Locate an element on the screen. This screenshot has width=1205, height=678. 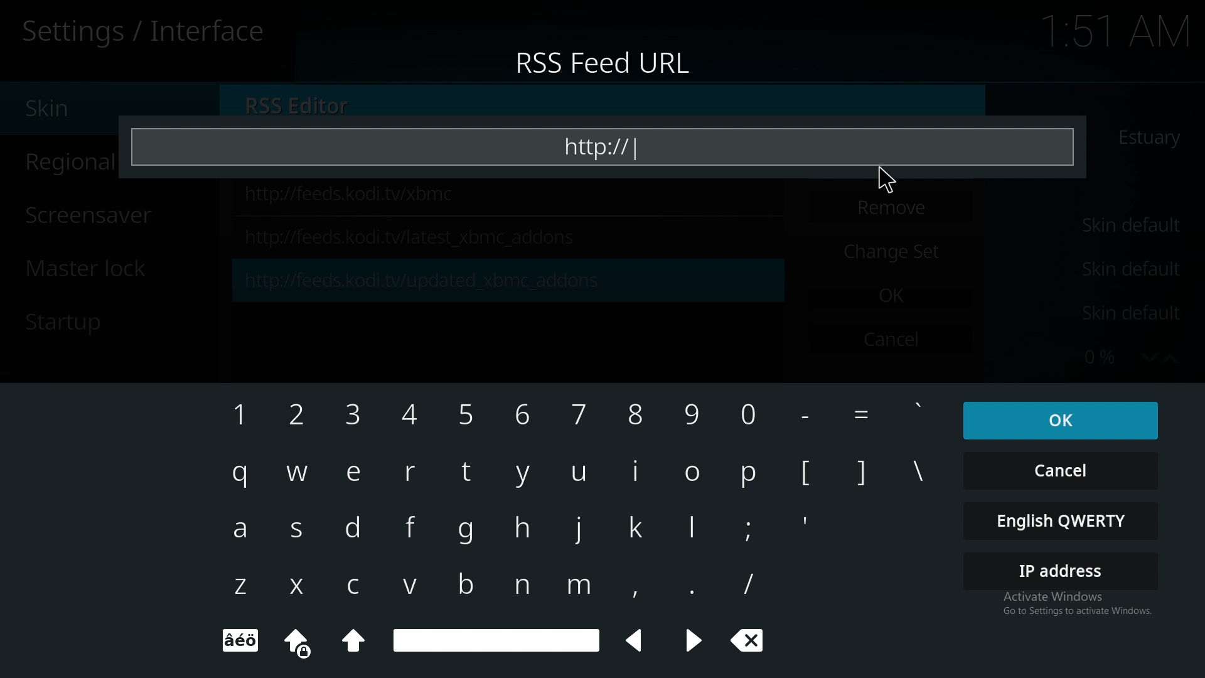
keyboard Input is located at coordinates (693, 417).